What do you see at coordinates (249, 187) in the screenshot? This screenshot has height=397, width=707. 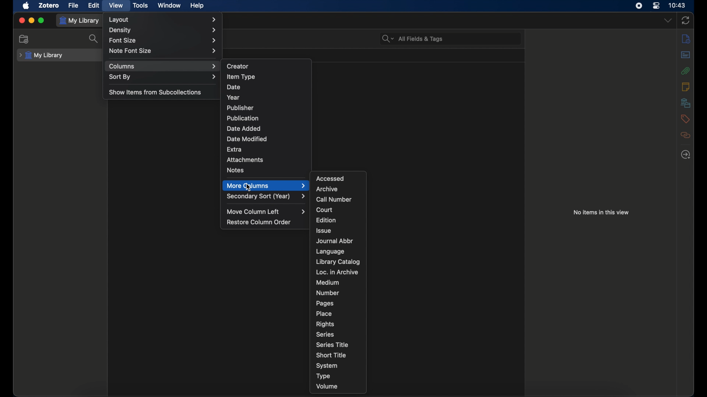 I see `cursor` at bounding box center [249, 187].